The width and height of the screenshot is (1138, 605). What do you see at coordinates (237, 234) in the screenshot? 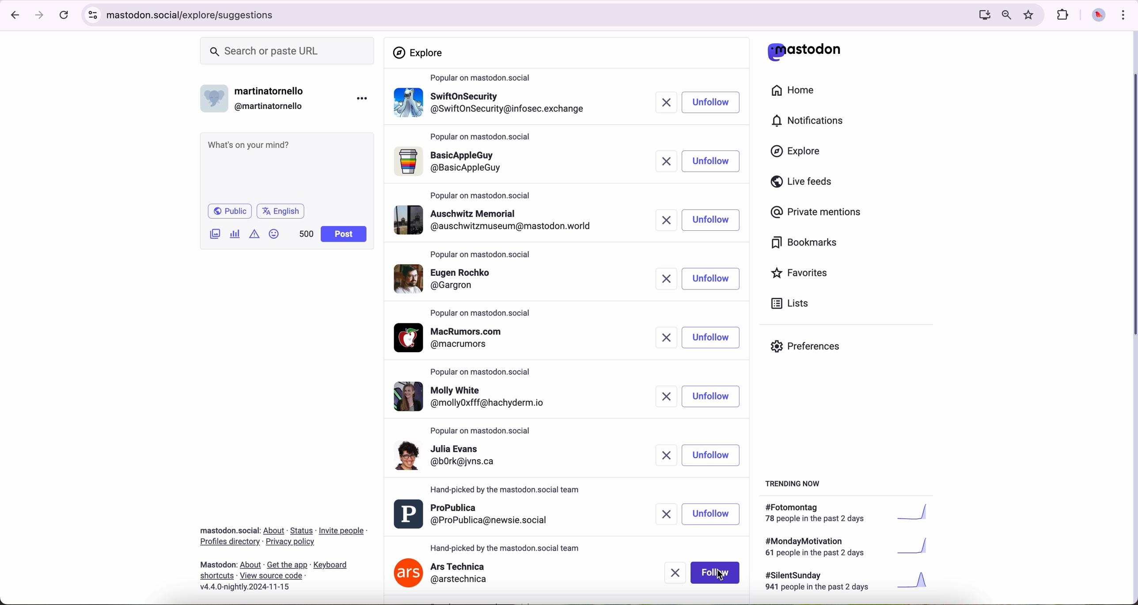
I see `charts` at bounding box center [237, 234].